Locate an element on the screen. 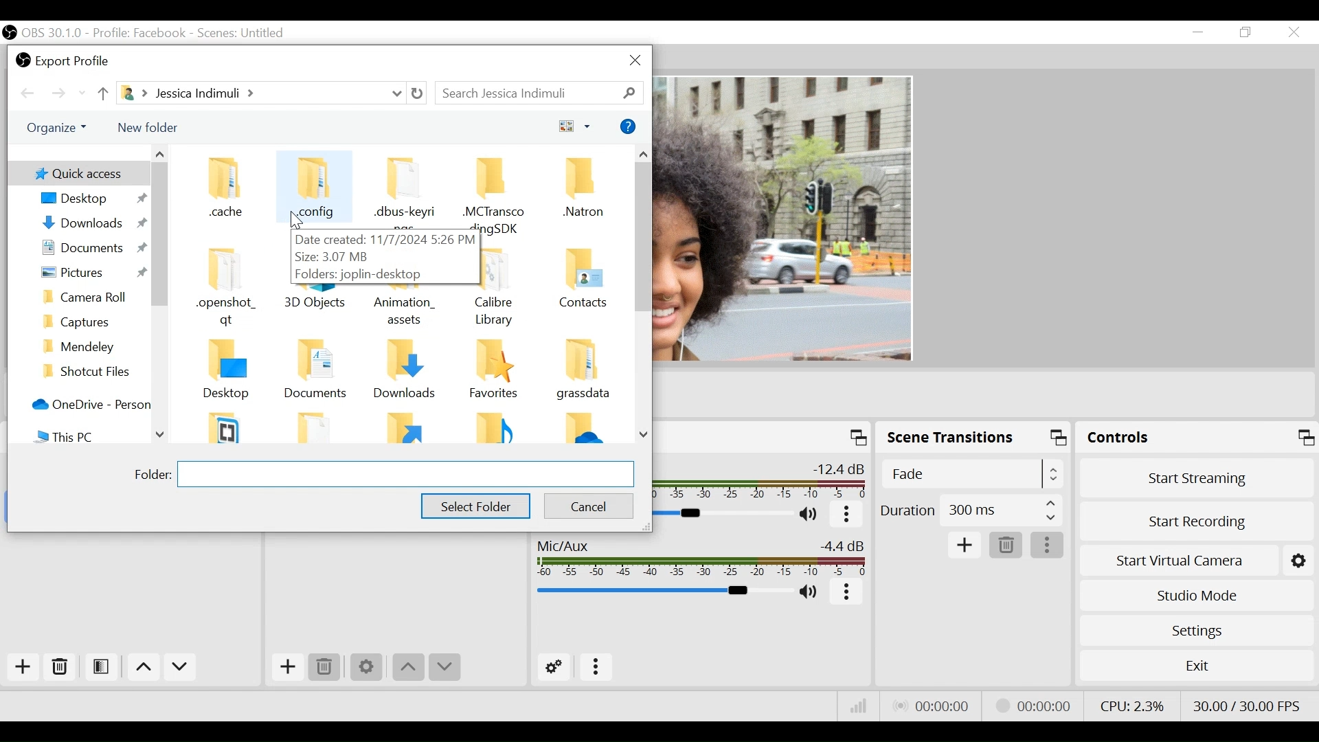  Folder is located at coordinates (232, 426).